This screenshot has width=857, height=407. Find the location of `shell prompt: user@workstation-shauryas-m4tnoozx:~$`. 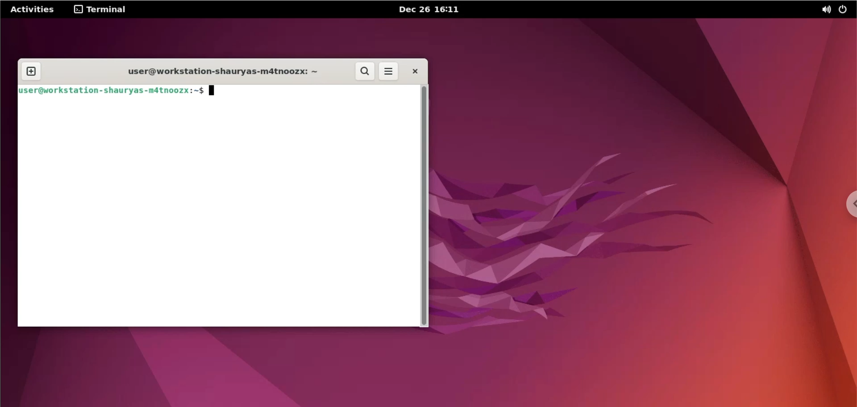

shell prompt: user@workstation-shauryas-m4tnoozx:~$ is located at coordinates (112, 91).